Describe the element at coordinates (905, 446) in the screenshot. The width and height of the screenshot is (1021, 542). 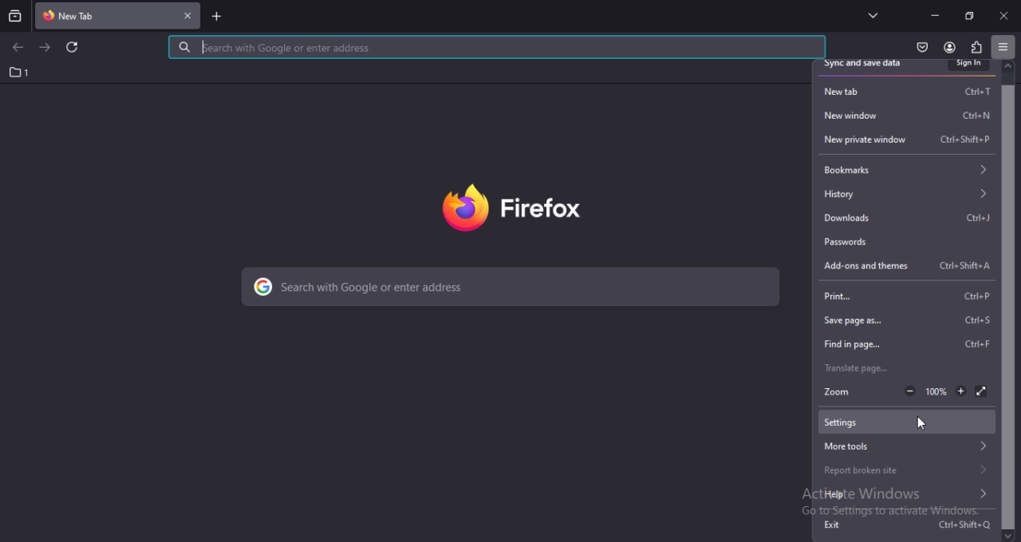
I see `more tools` at that location.